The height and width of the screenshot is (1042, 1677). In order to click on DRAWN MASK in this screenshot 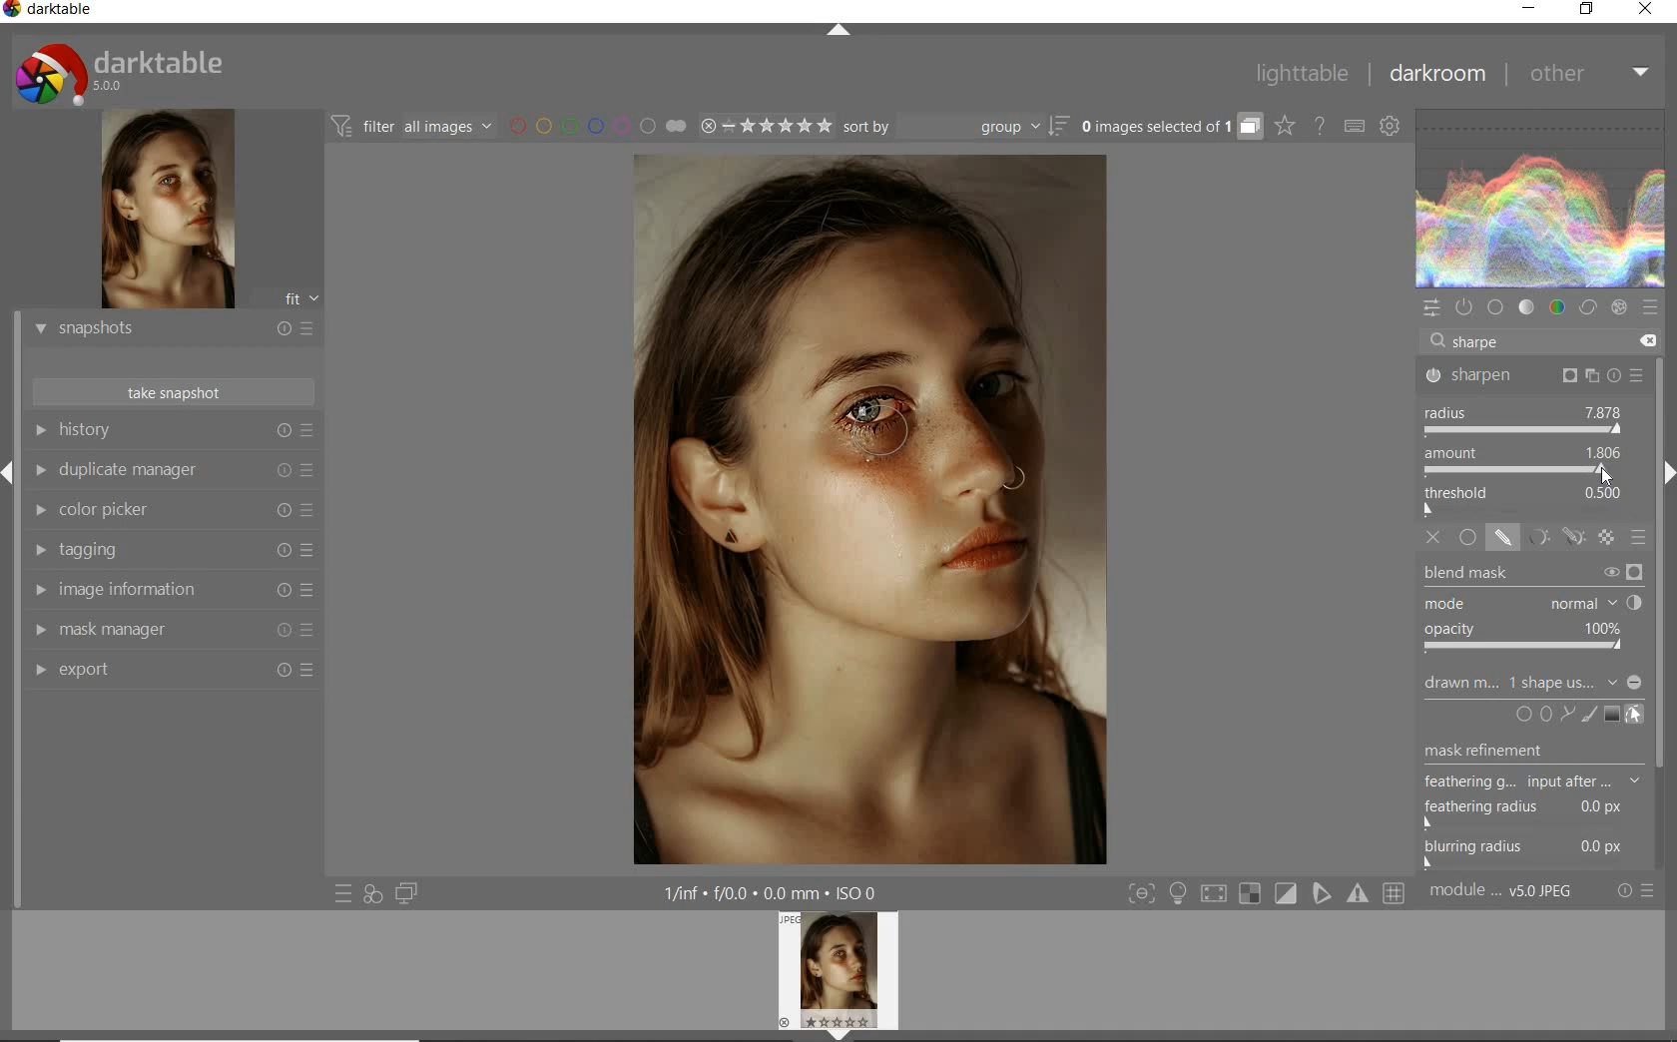, I will do `click(1530, 683)`.